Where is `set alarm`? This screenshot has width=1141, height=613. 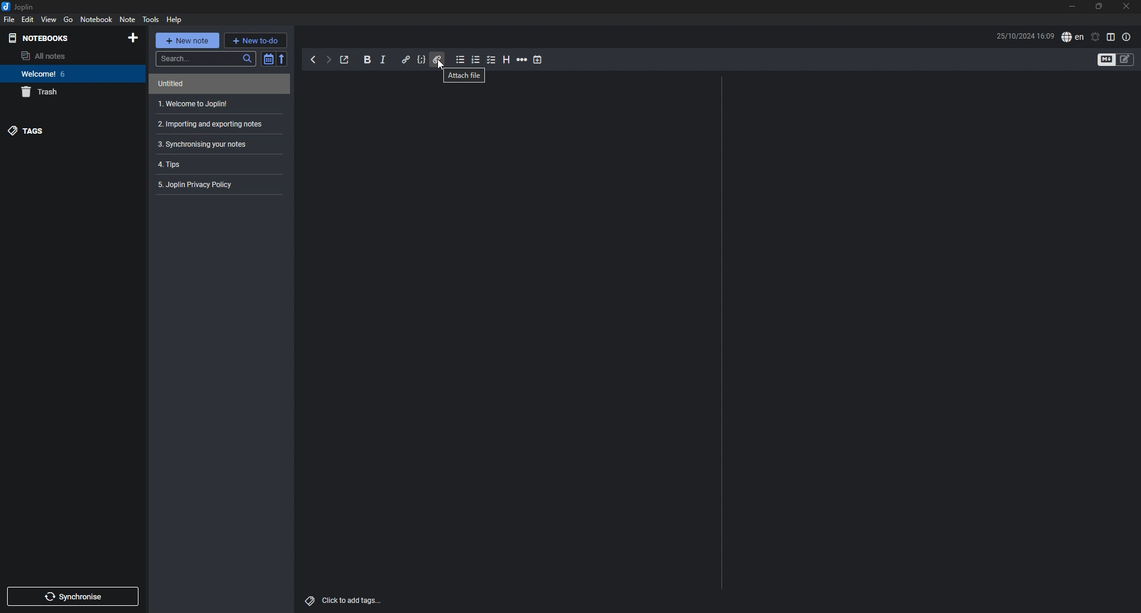
set alarm is located at coordinates (1096, 37).